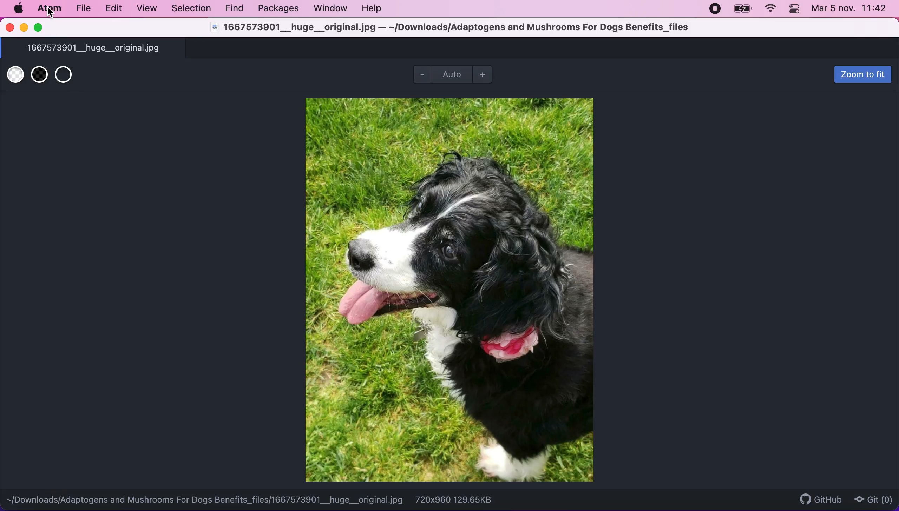 The height and width of the screenshot is (511, 899). What do you see at coordinates (51, 13) in the screenshot?
I see `cursor` at bounding box center [51, 13].